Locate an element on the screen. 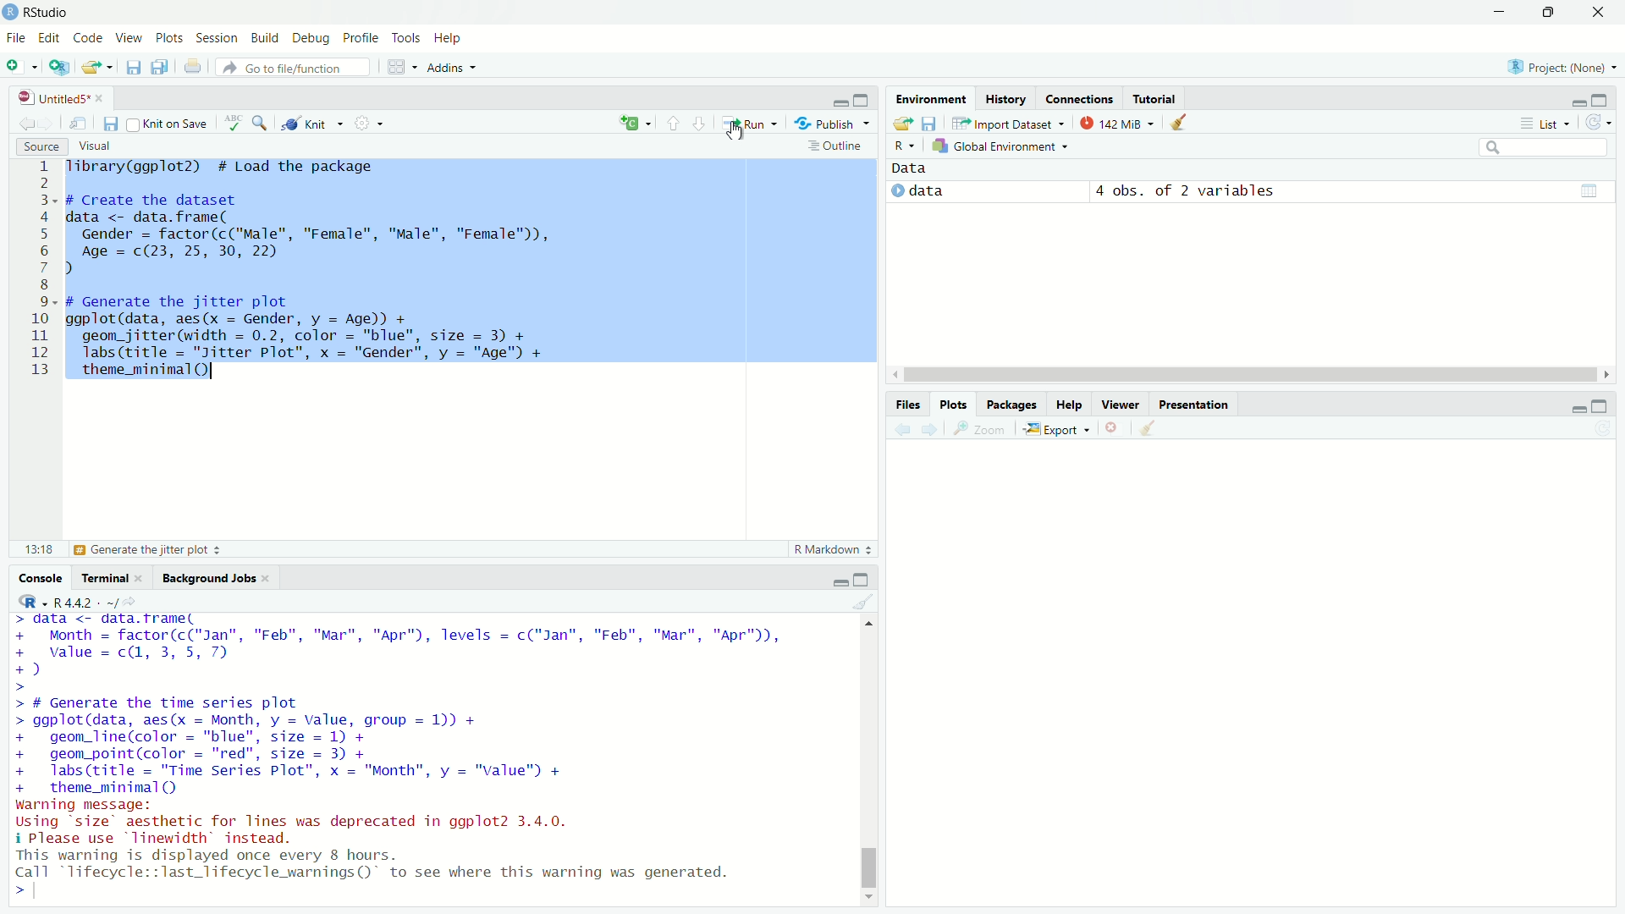 The width and height of the screenshot is (1625, 914). search field is located at coordinates (1549, 148).